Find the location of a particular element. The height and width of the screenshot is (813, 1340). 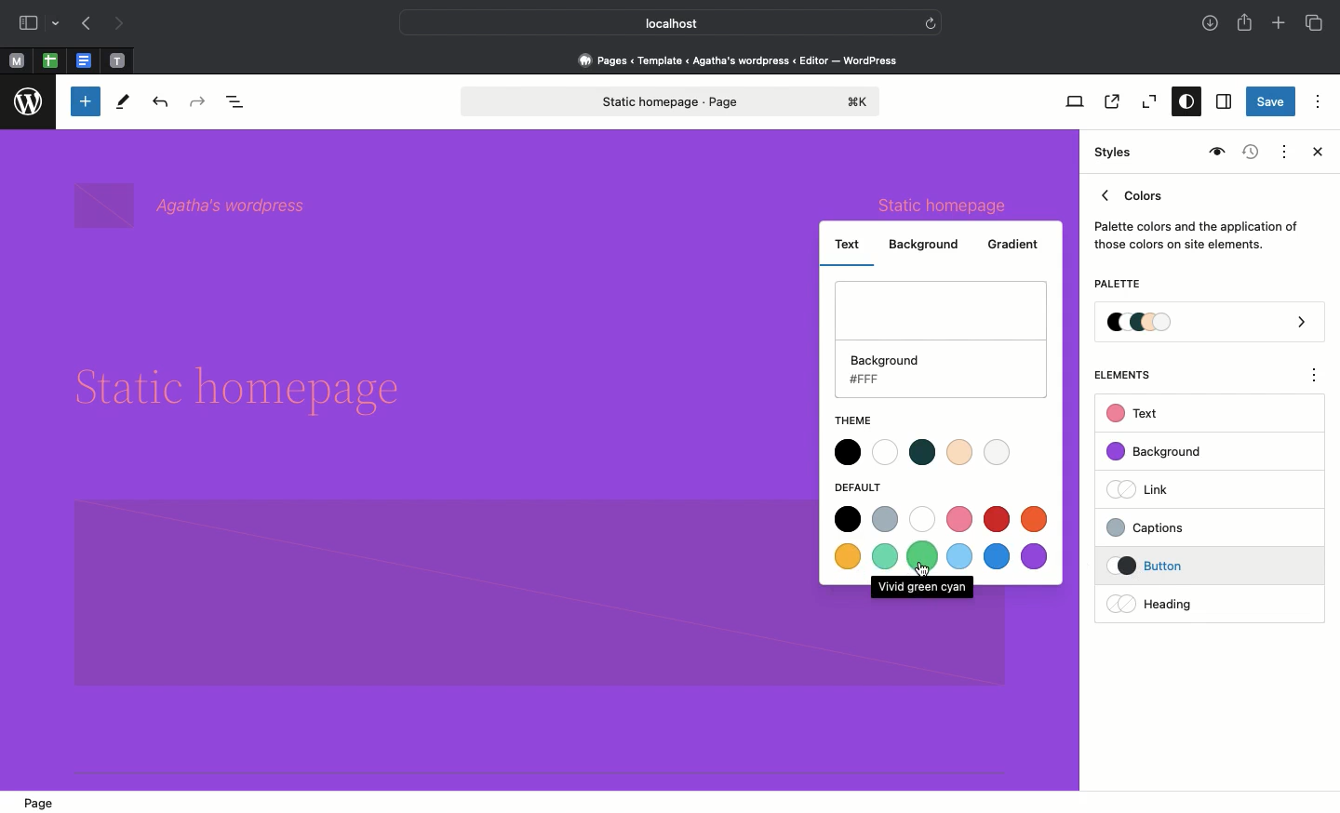

vivid green cyan is located at coordinates (921, 587).